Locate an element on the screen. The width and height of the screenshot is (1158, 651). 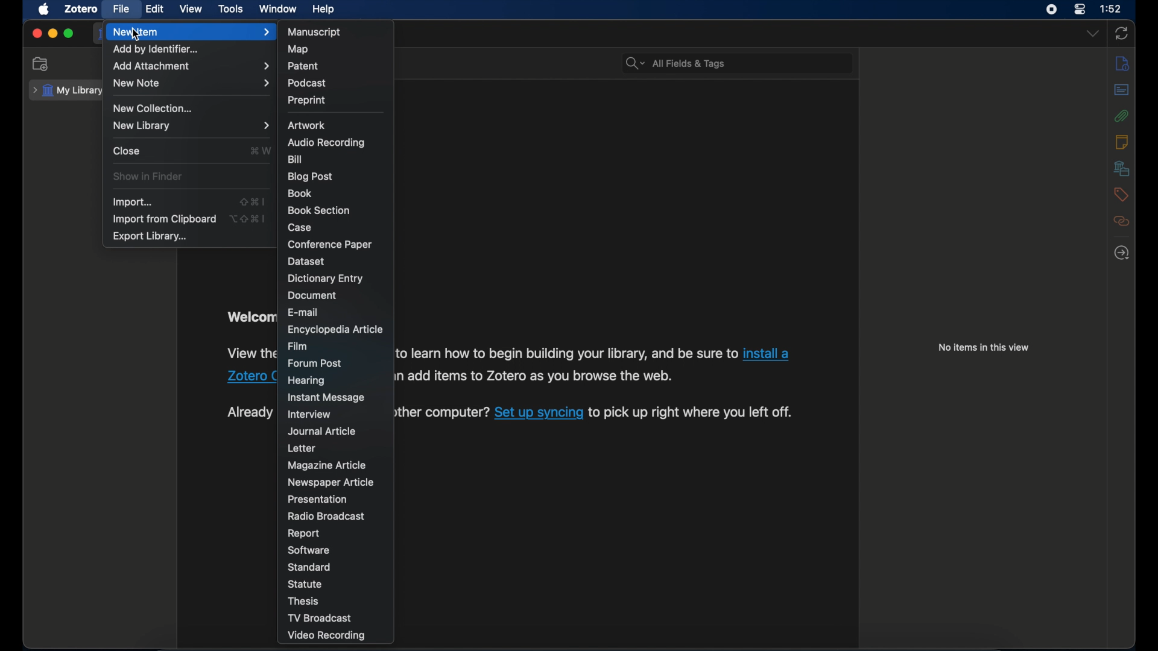
dataset is located at coordinates (309, 262).